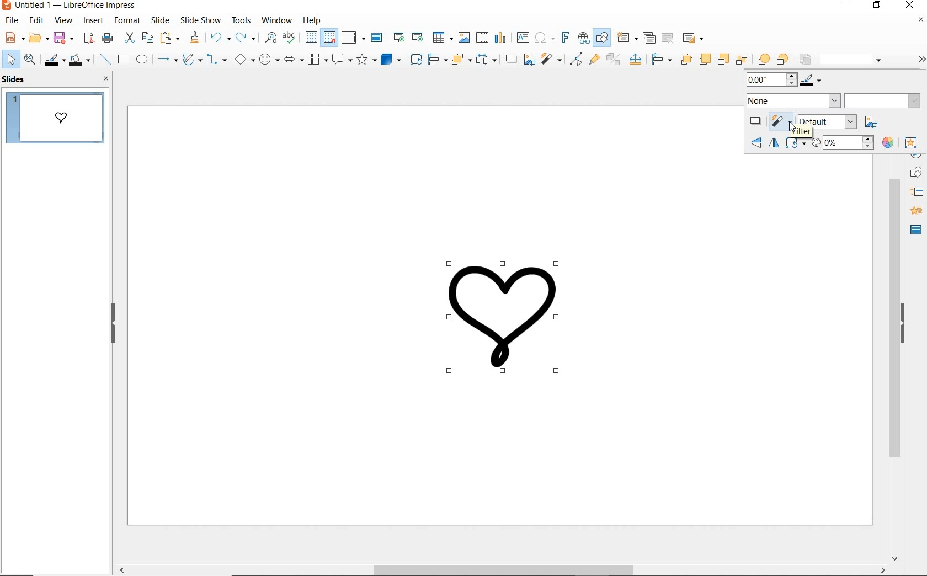 Image resolution: width=927 pixels, height=576 pixels. Describe the element at coordinates (522, 38) in the screenshot. I see `insert text box` at that location.